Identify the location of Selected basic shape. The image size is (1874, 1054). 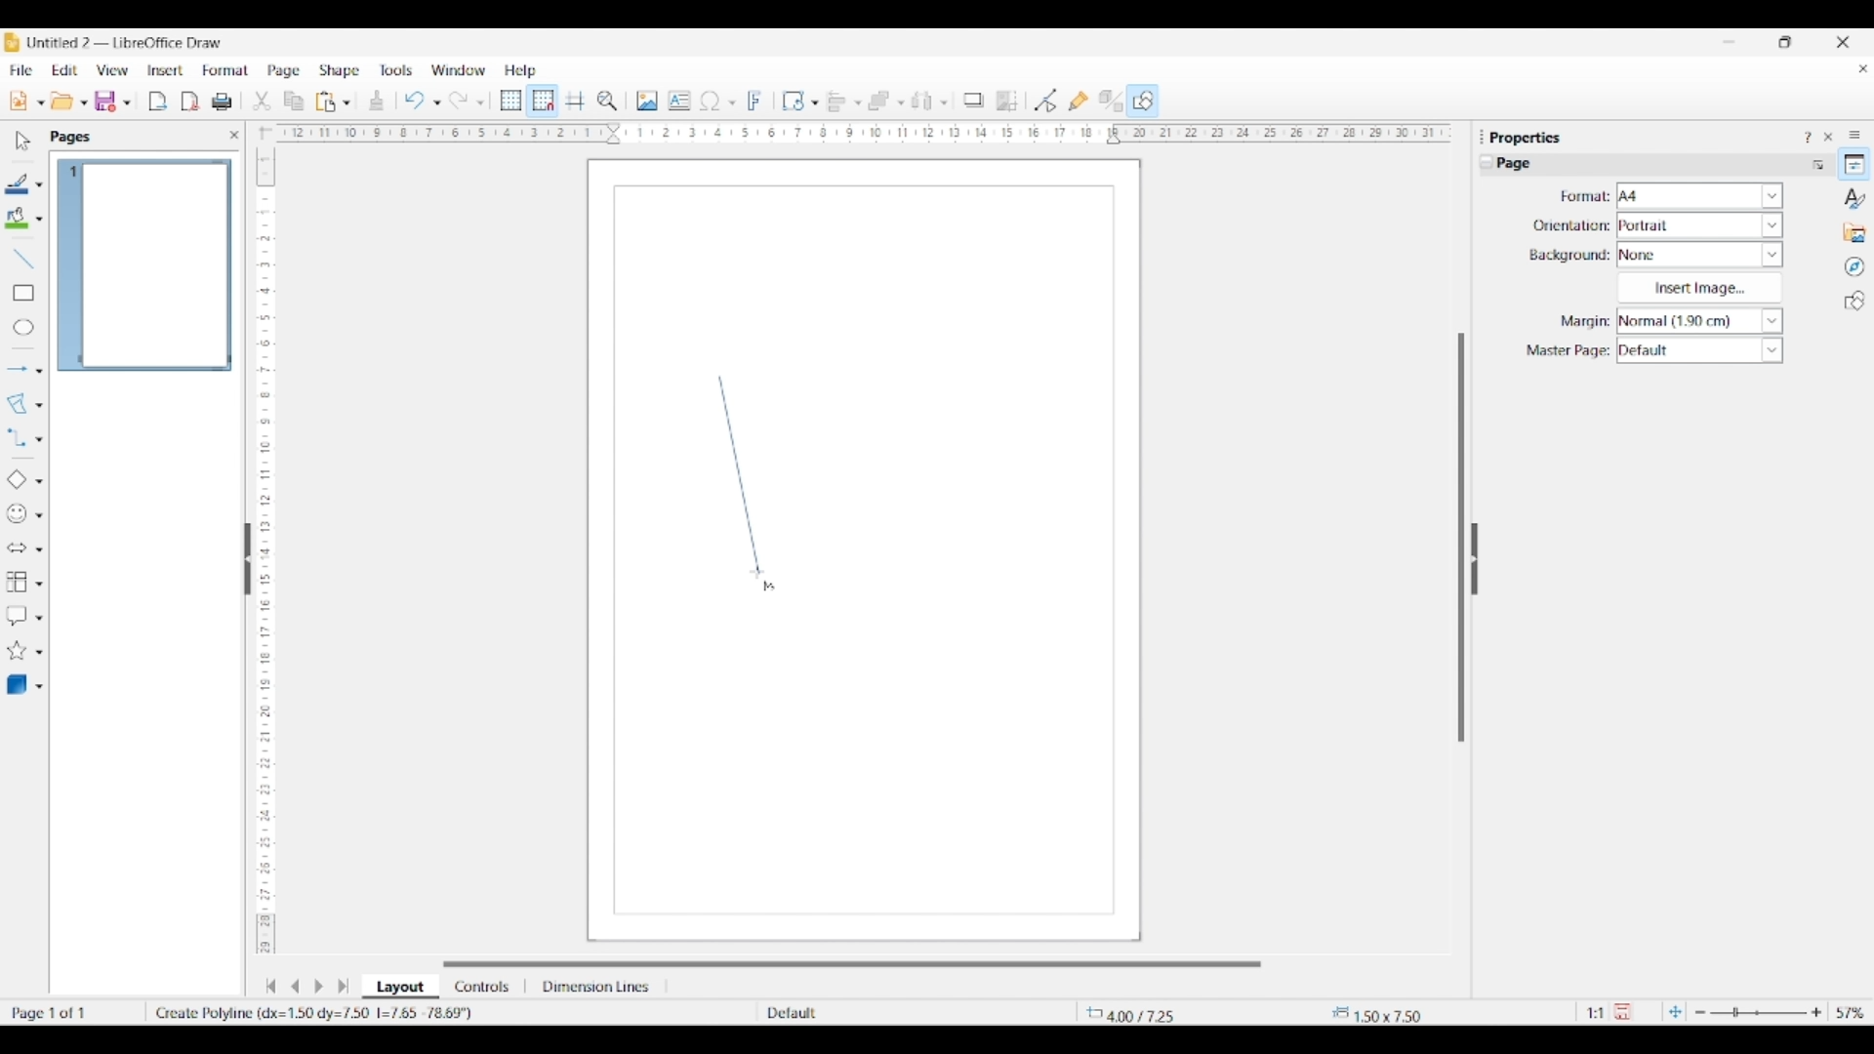
(16, 480).